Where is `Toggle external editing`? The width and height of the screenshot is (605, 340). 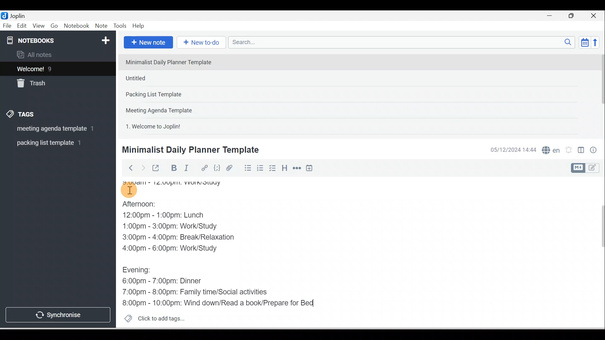 Toggle external editing is located at coordinates (157, 169).